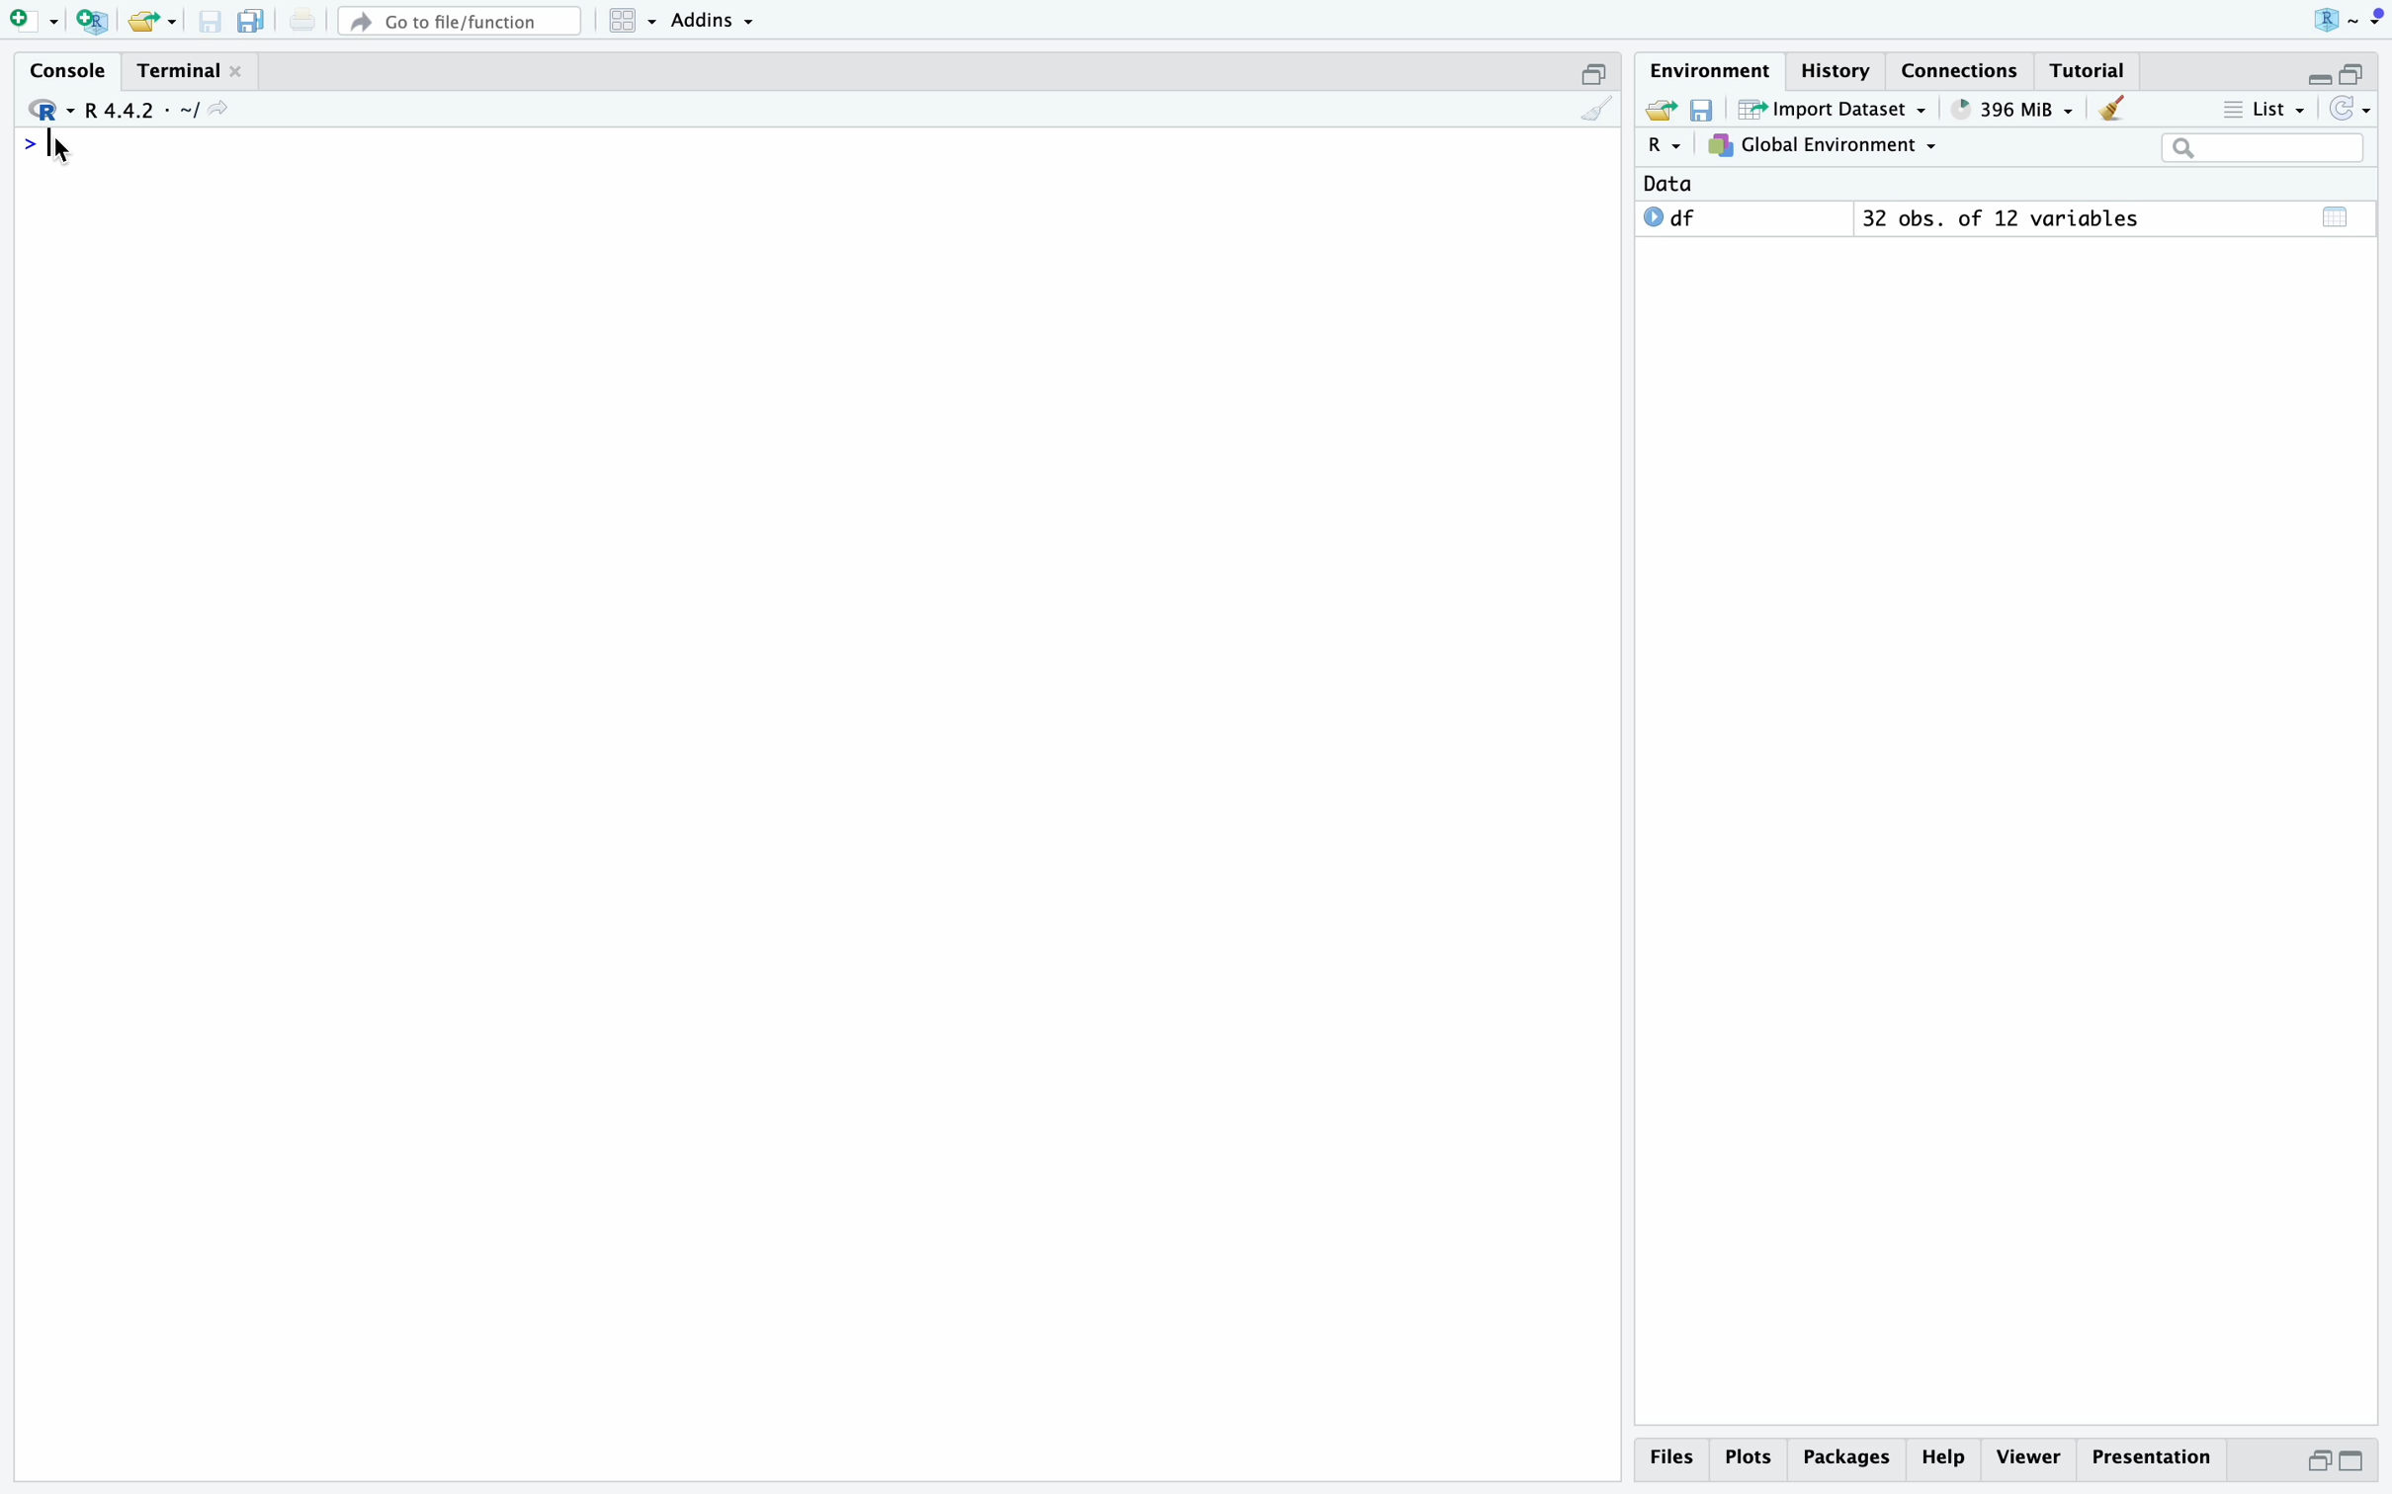 The image size is (2392, 1494). What do you see at coordinates (302, 21) in the screenshot?
I see `print` at bounding box center [302, 21].